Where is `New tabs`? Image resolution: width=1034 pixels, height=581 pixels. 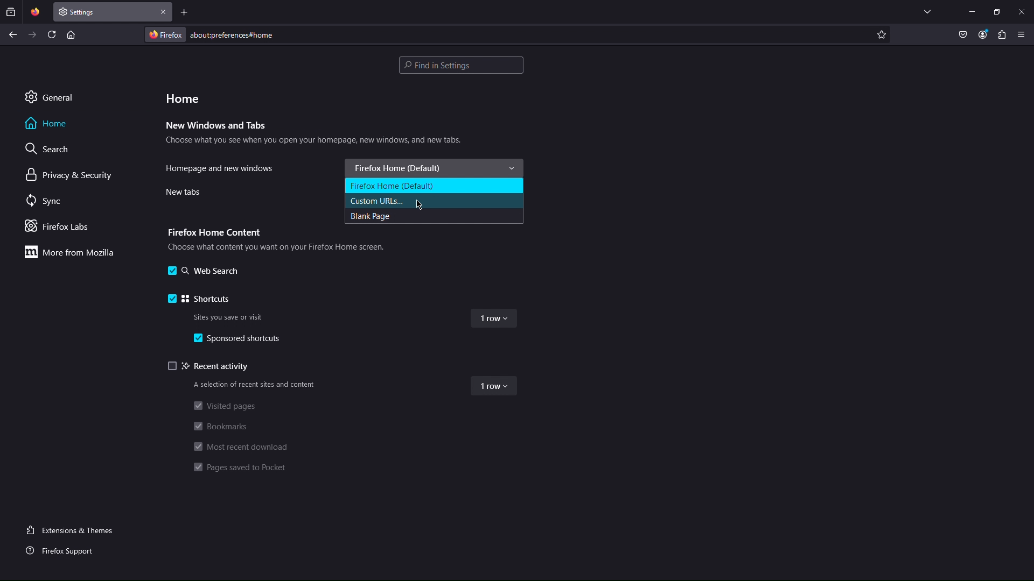
New tabs is located at coordinates (184, 192).